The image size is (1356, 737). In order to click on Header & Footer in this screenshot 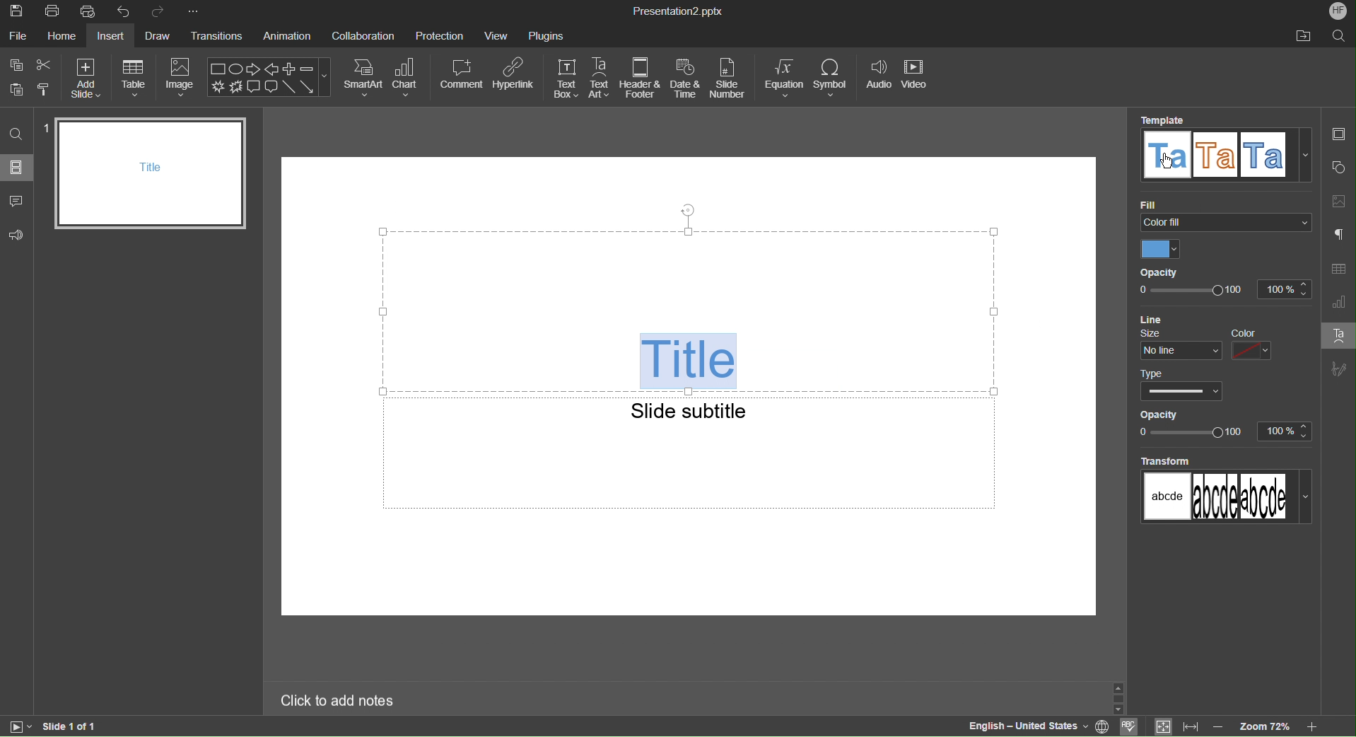, I will do `click(641, 78)`.